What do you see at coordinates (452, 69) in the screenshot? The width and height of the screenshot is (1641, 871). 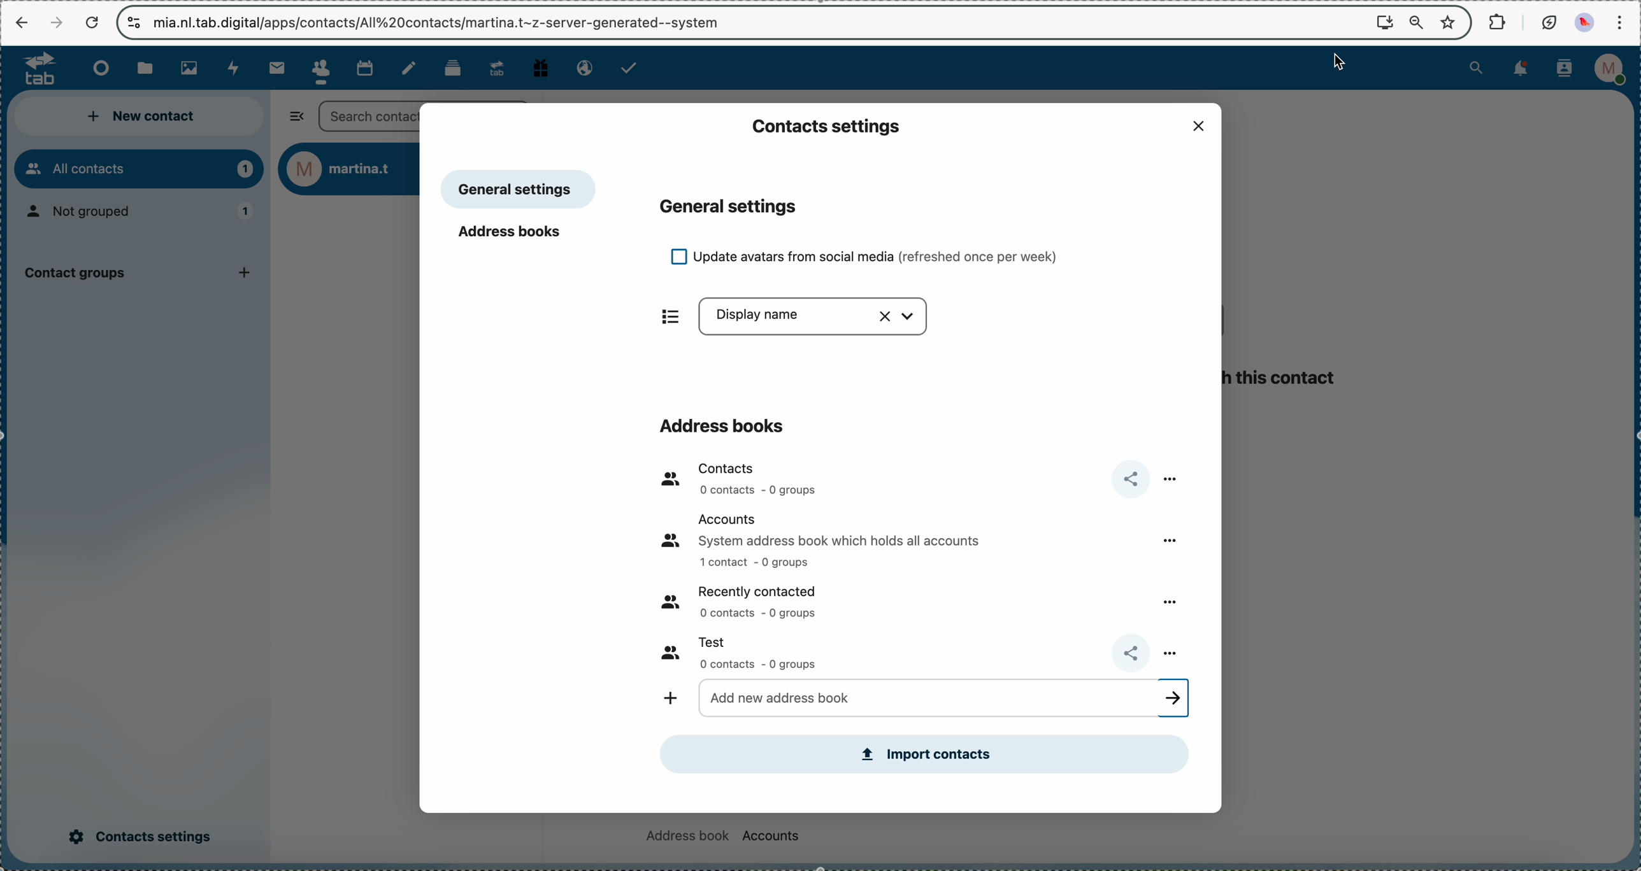 I see `deck` at bounding box center [452, 69].